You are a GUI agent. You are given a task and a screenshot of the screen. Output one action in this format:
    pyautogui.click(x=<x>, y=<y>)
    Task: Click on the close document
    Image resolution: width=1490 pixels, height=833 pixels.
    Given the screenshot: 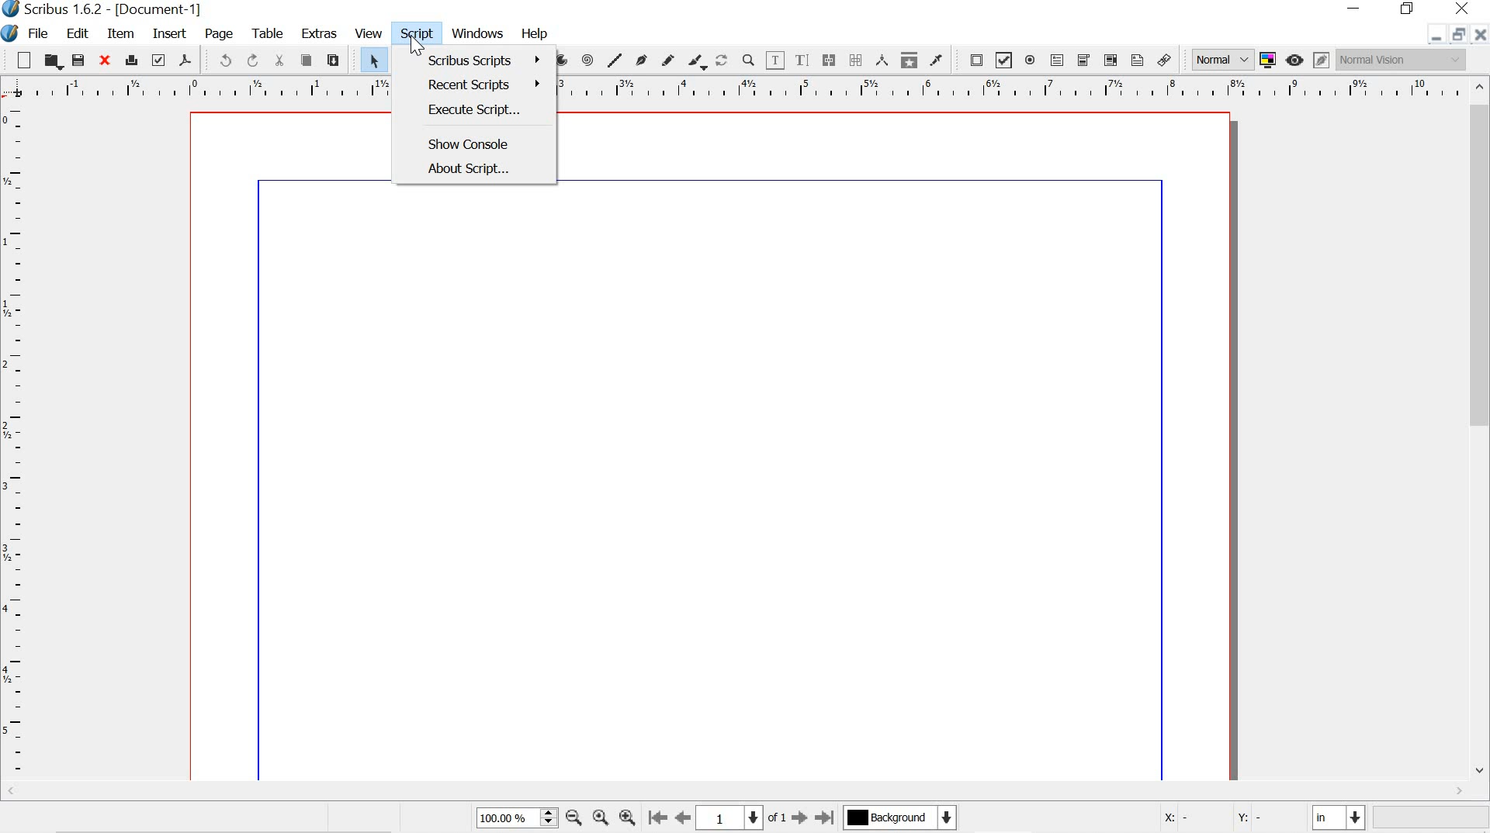 What is the action you would take?
    pyautogui.click(x=1481, y=34)
    